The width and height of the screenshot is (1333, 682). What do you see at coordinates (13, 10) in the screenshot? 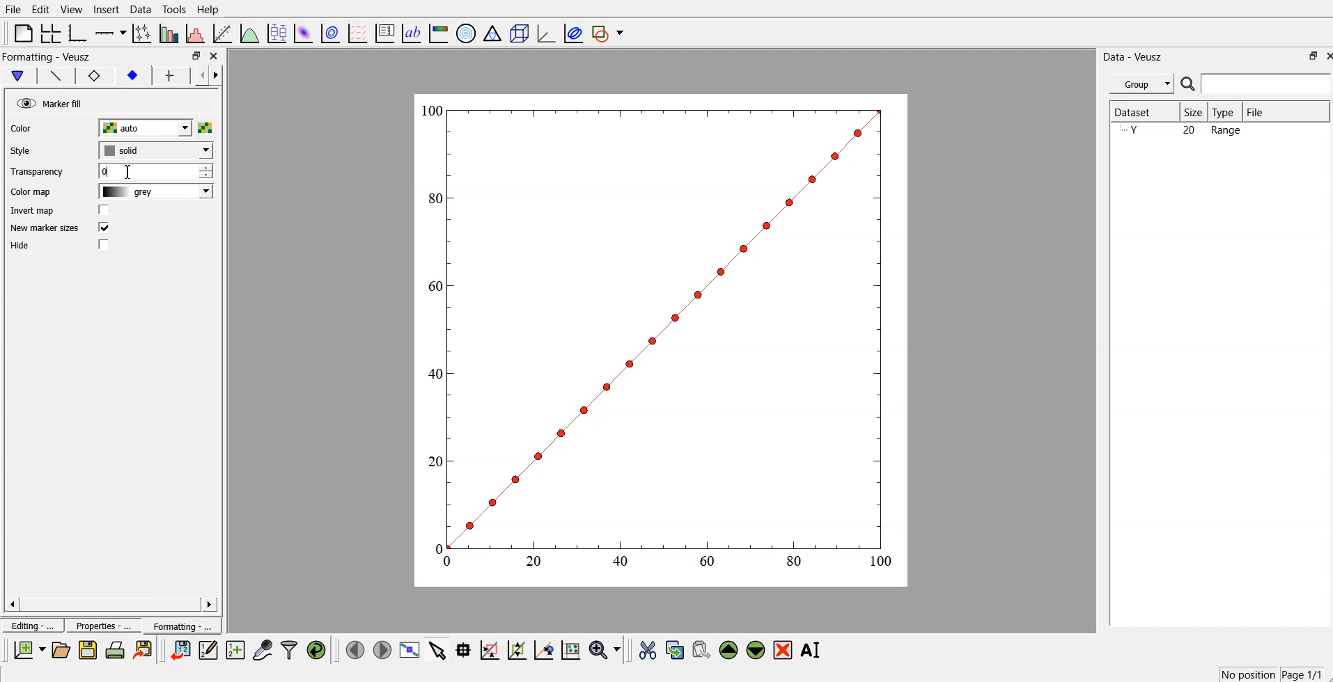
I see `File` at bounding box center [13, 10].